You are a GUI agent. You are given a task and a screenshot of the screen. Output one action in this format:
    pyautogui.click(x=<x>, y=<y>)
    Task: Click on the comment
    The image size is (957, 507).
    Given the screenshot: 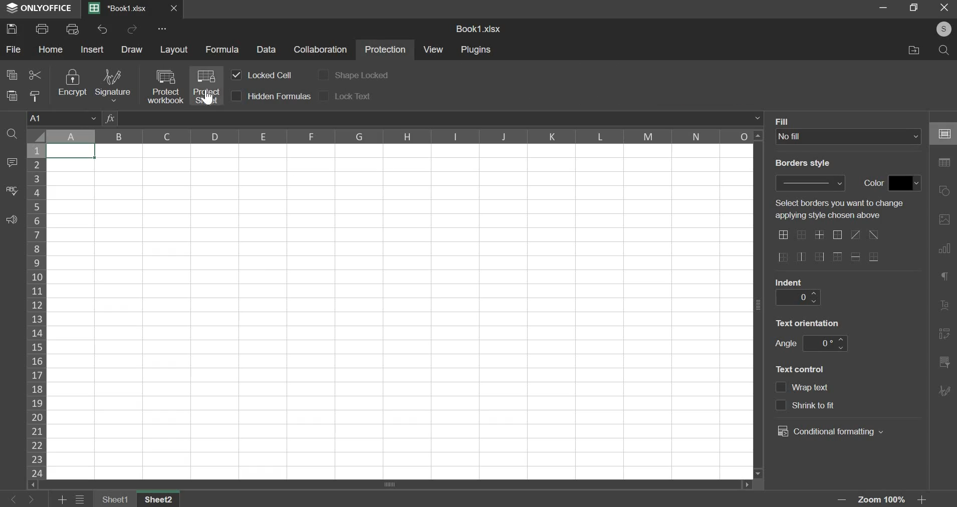 What is the action you would take?
    pyautogui.click(x=10, y=163)
    